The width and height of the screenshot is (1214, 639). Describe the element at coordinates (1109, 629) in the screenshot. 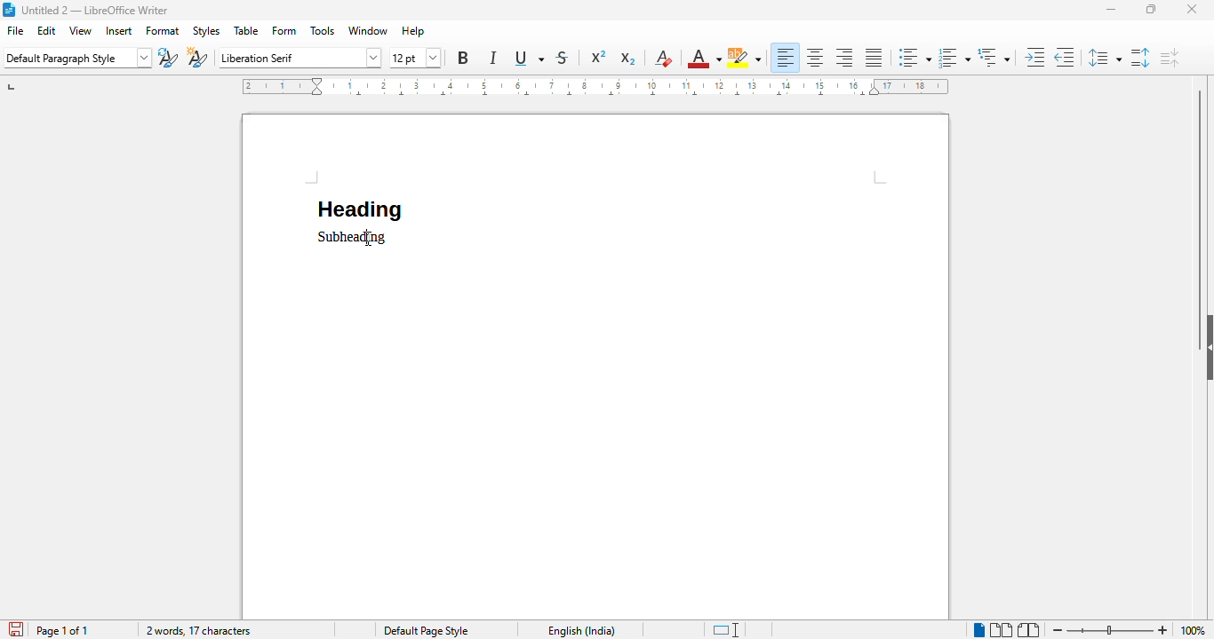

I see `zoom in or zoom out` at that location.